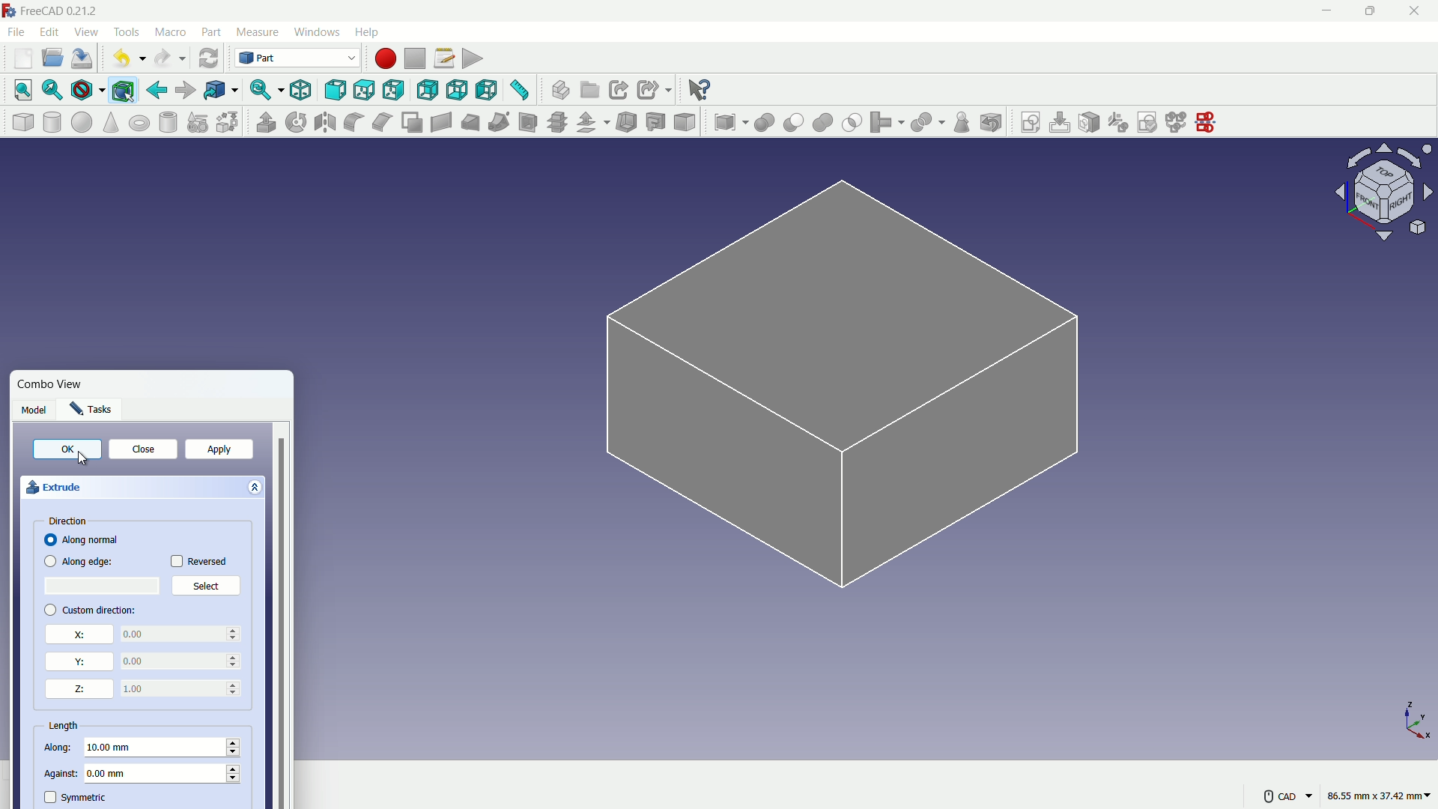  I want to click on Select, so click(206, 586).